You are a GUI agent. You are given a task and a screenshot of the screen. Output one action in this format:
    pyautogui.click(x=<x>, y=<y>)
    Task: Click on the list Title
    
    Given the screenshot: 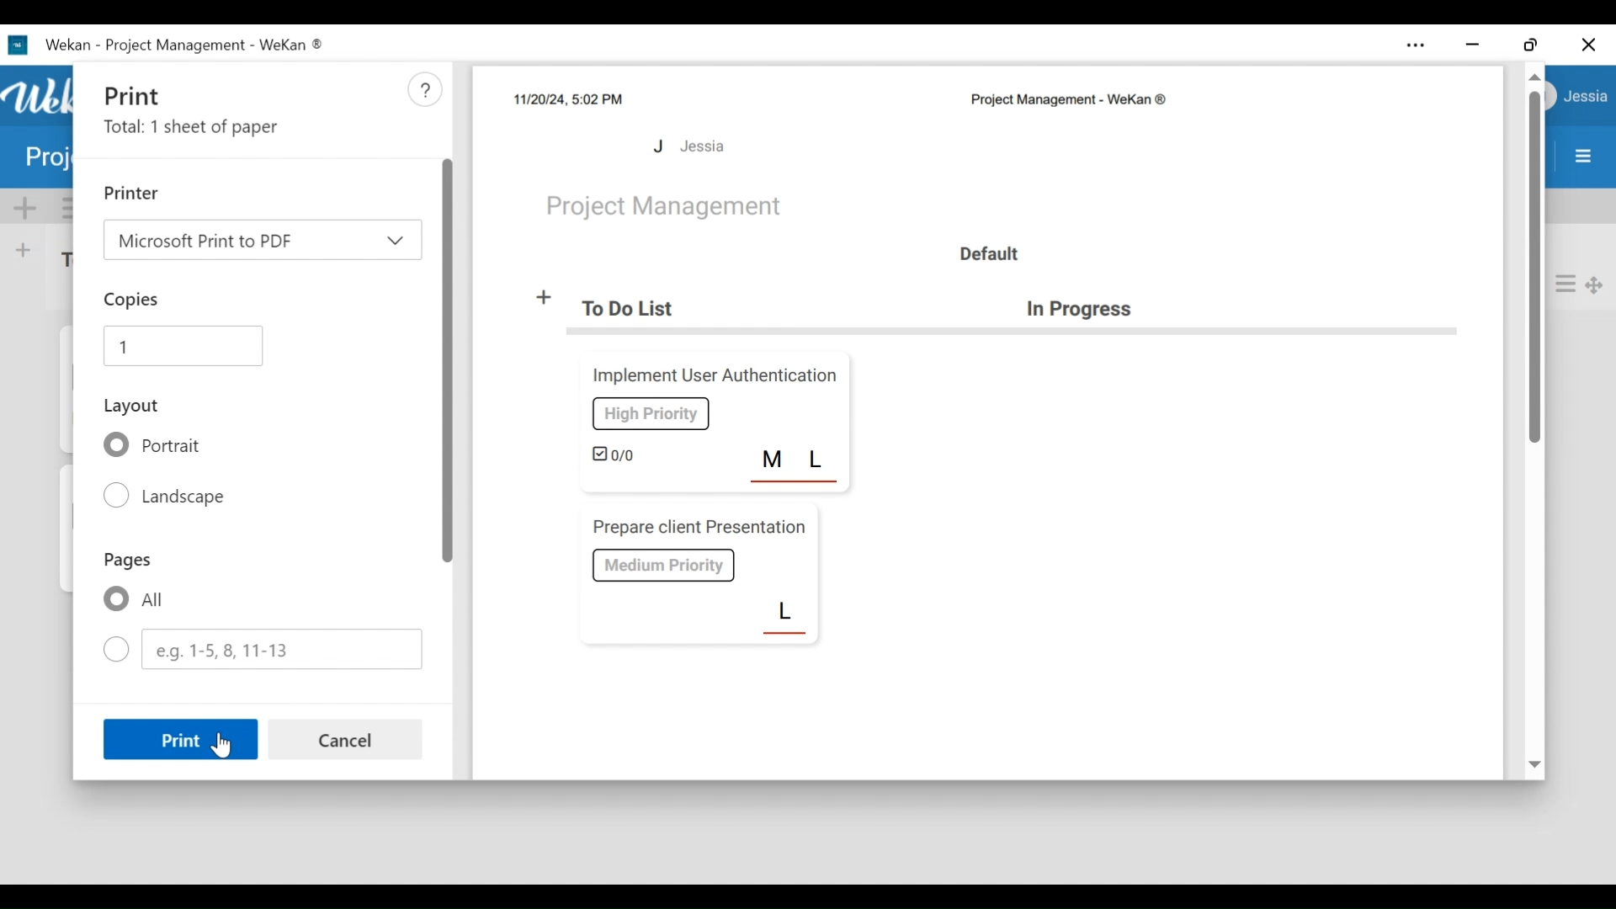 What is the action you would take?
    pyautogui.click(x=632, y=309)
    